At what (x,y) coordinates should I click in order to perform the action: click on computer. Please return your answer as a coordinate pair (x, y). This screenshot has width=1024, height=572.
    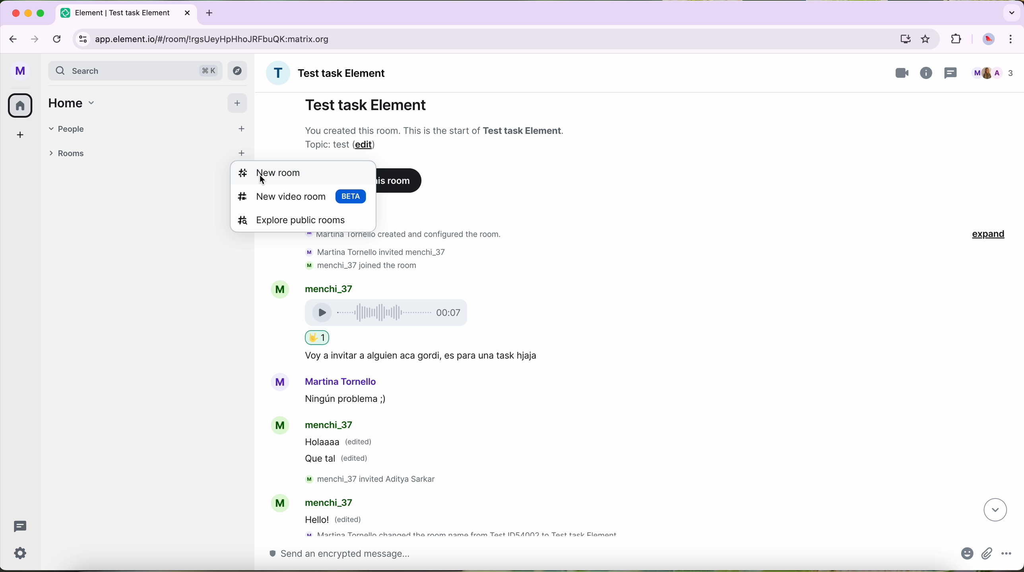
    Looking at the image, I should click on (905, 39).